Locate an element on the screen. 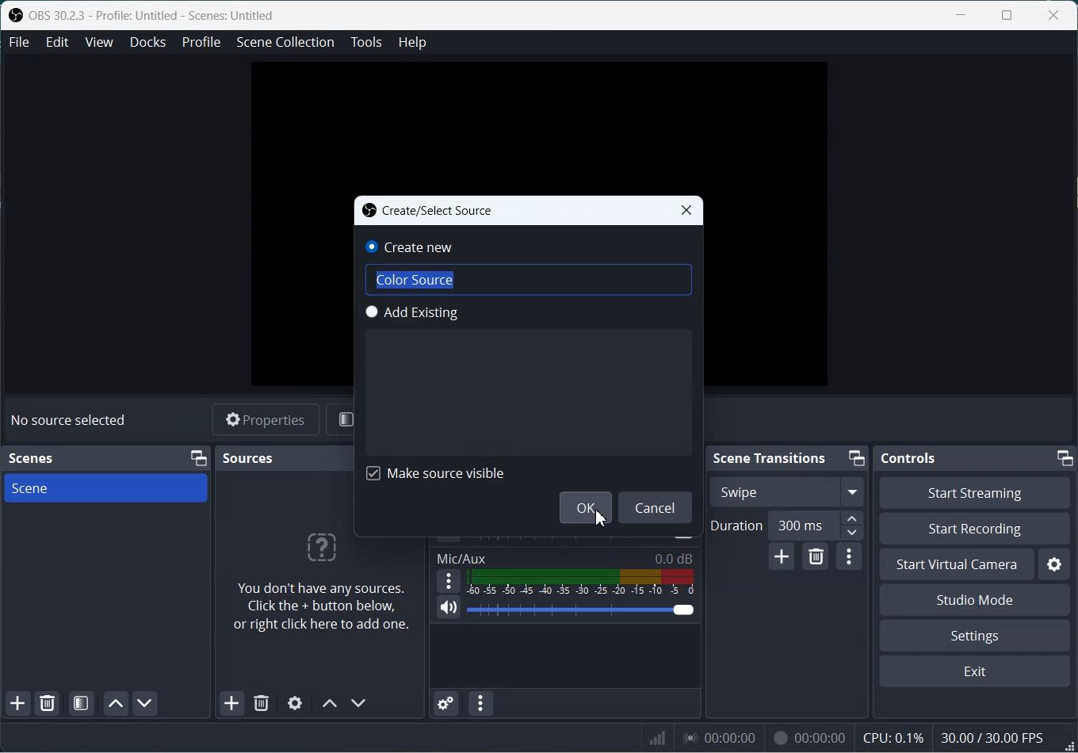 This screenshot has width=1078, height=753. Duration is located at coordinates (734, 526).